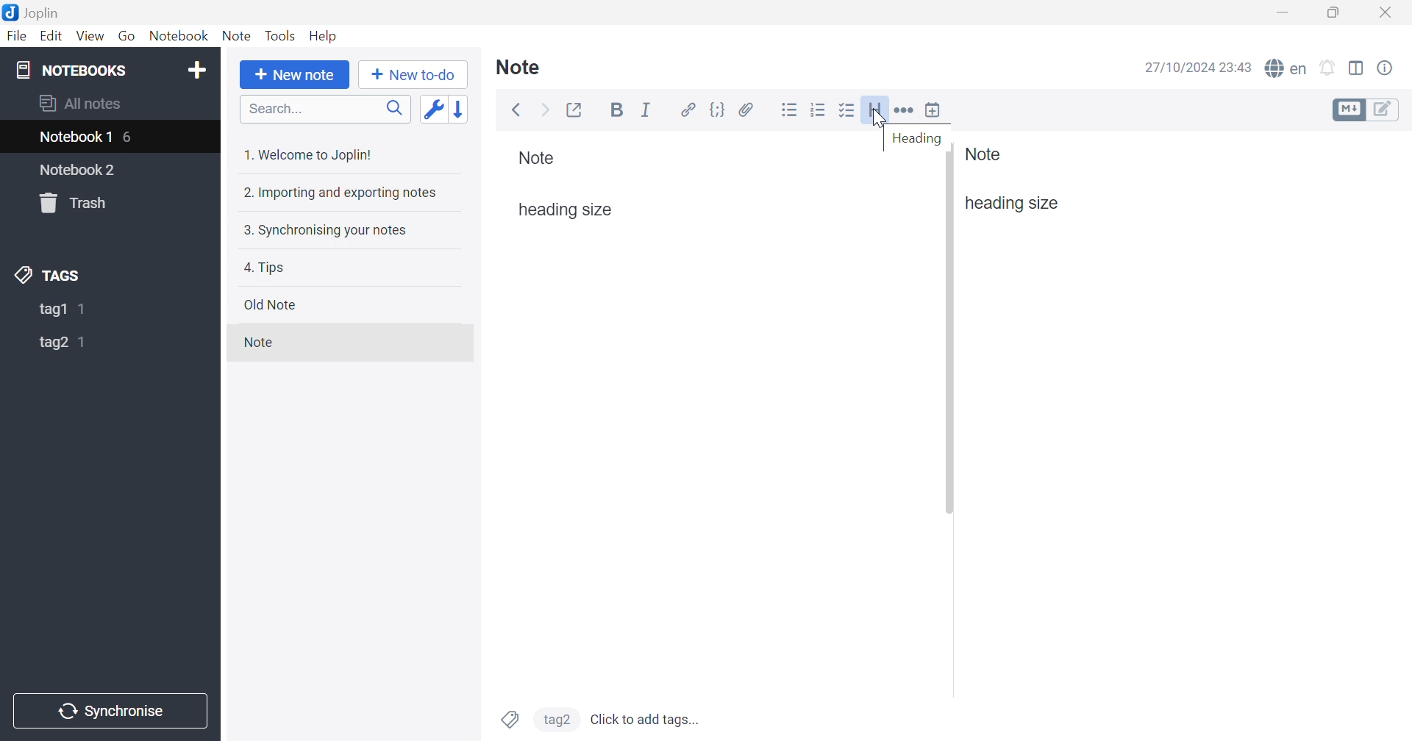  What do you see at coordinates (52, 310) in the screenshot?
I see `tag1` at bounding box center [52, 310].